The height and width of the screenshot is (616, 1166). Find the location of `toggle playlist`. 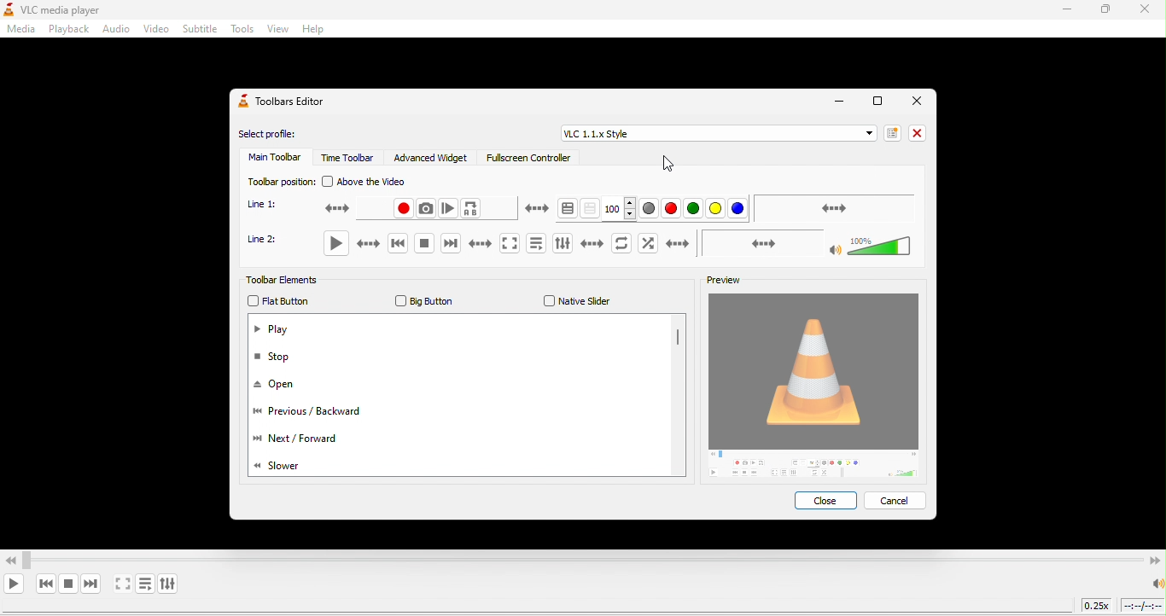

toggle playlist is located at coordinates (146, 584).